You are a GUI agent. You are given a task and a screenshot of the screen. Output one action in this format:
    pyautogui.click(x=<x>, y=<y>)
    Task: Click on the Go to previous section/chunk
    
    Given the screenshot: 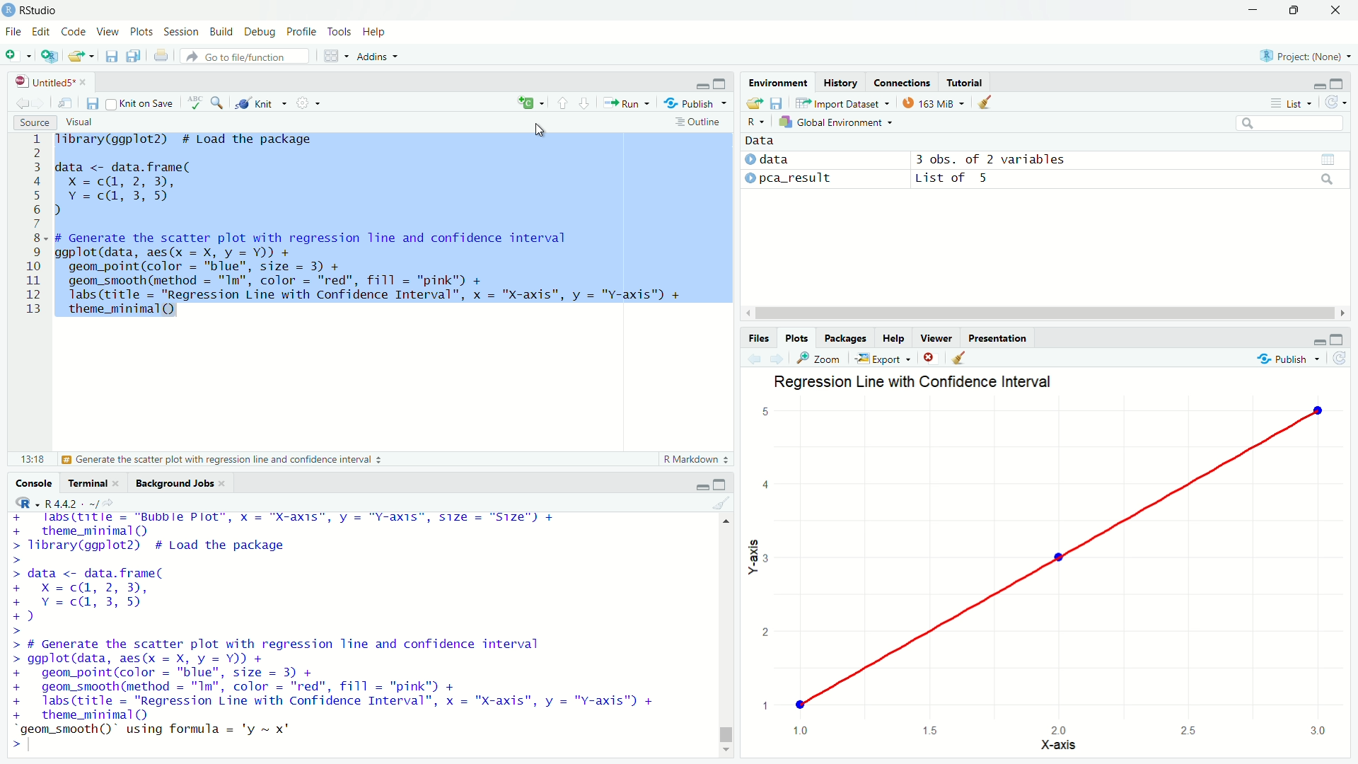 What is the action you would take?
    pyautogui.click(x=561, y=102)
    